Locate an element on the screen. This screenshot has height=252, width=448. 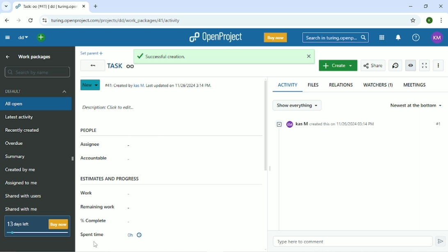
Bookmark this tab is located at coordinates (413, 21).